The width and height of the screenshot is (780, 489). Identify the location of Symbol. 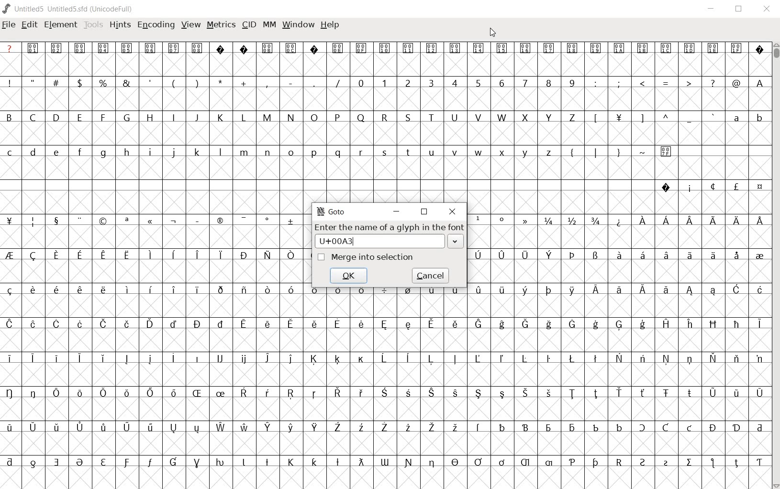
(595, 324).